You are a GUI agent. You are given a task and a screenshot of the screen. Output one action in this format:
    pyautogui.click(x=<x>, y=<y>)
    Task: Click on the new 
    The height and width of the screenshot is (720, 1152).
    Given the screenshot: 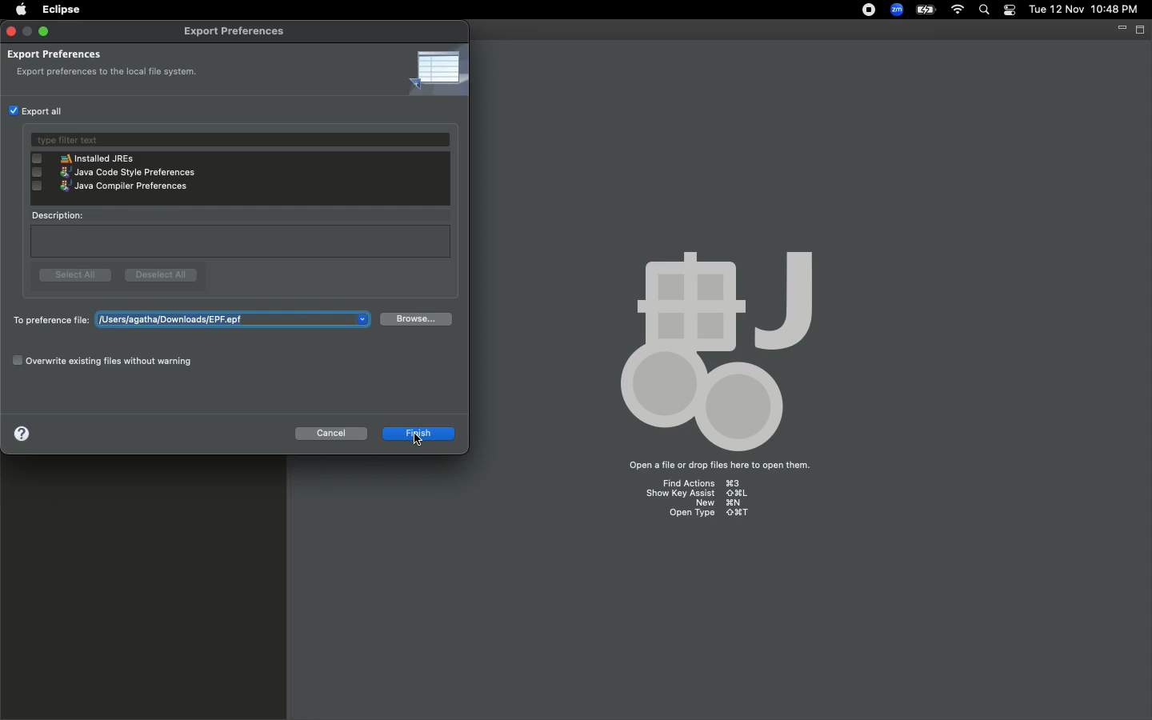 What is the action you would take?
    pyautogui.click(x=704, y=503)
    